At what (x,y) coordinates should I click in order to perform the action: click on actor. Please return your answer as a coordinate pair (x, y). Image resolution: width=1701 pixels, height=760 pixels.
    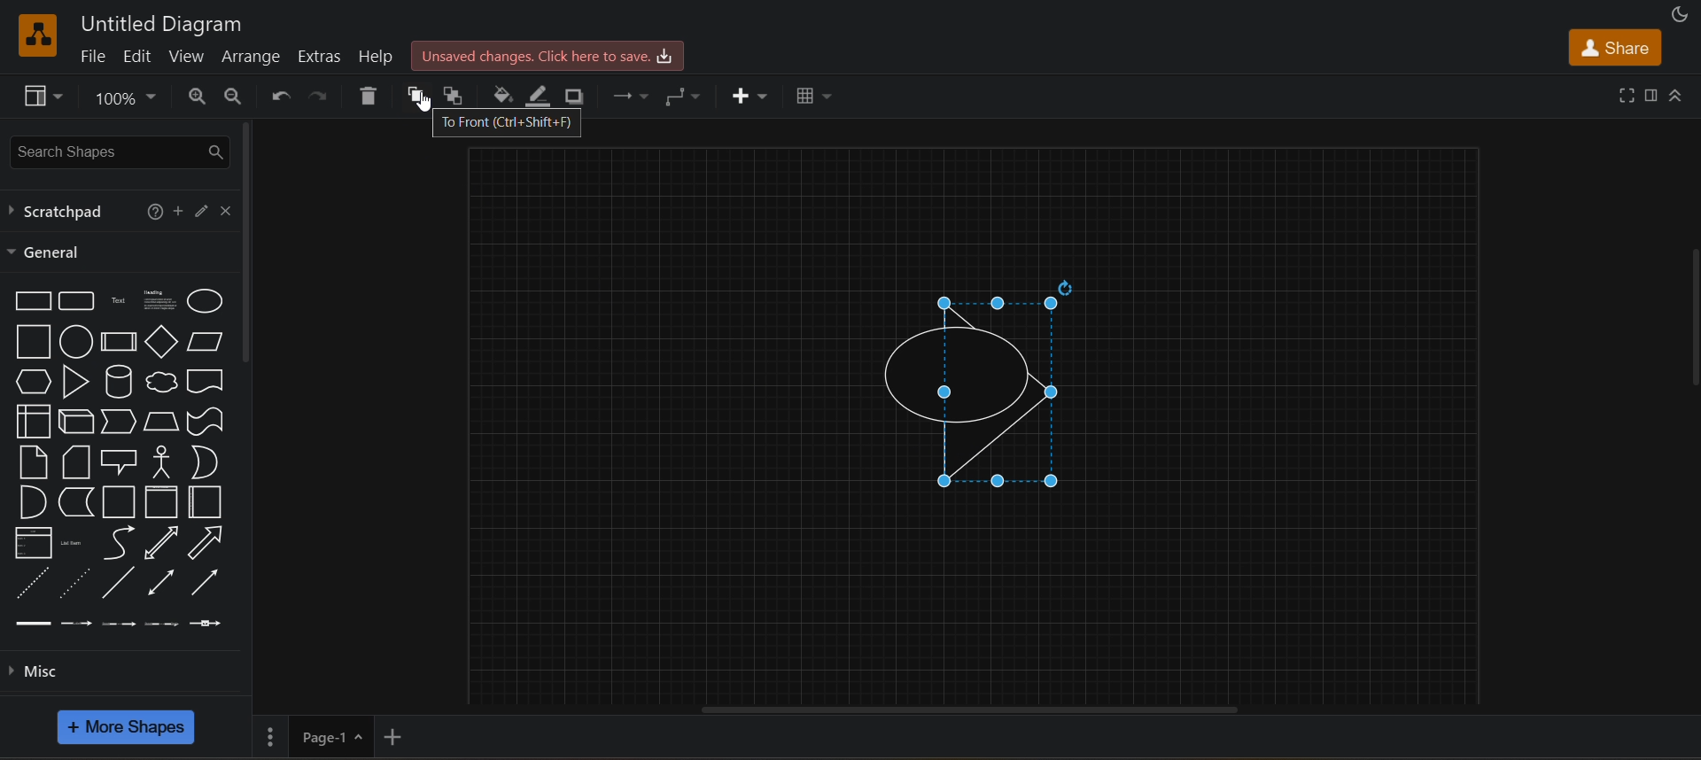
    Looking at the image, I should click on (162, 461).